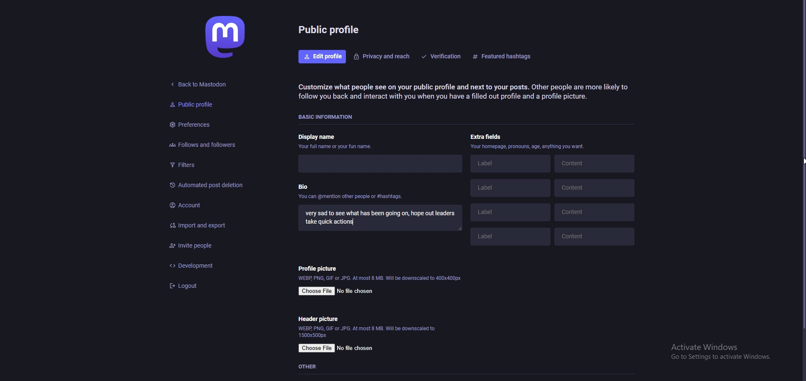  What do you see at coordinates (379, 164) in the screenshot?
I see `display name input` at bounding box center [379, 164].